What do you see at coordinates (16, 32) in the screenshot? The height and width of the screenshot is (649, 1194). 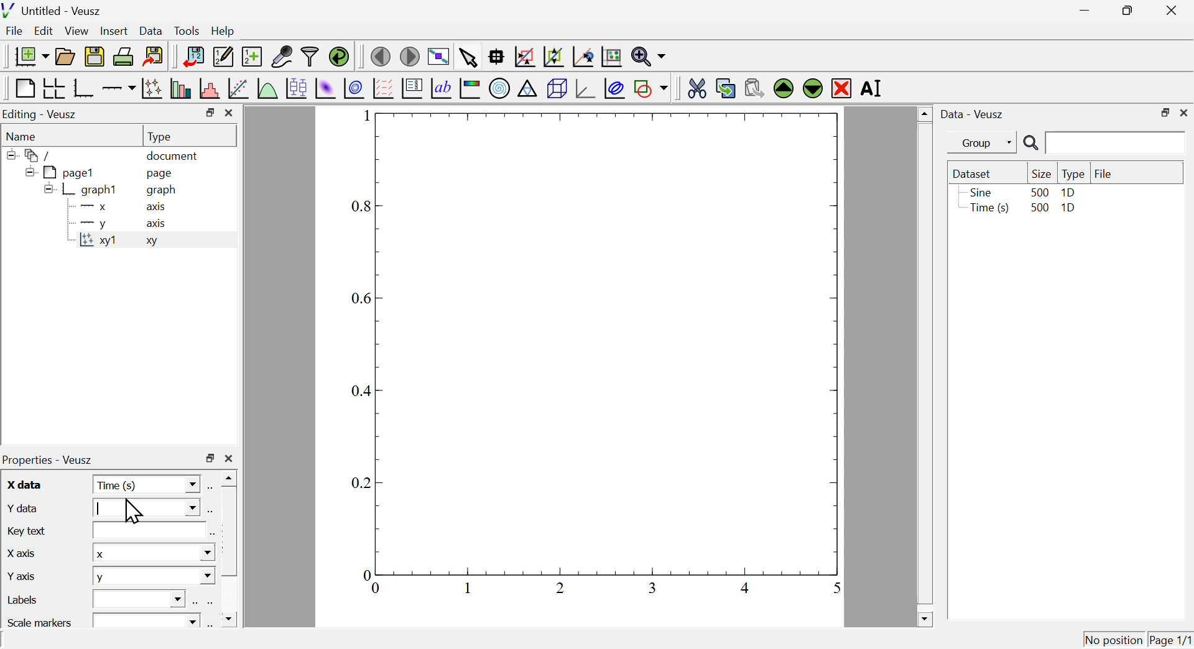 I see `file` at bounding box center [16, 32].